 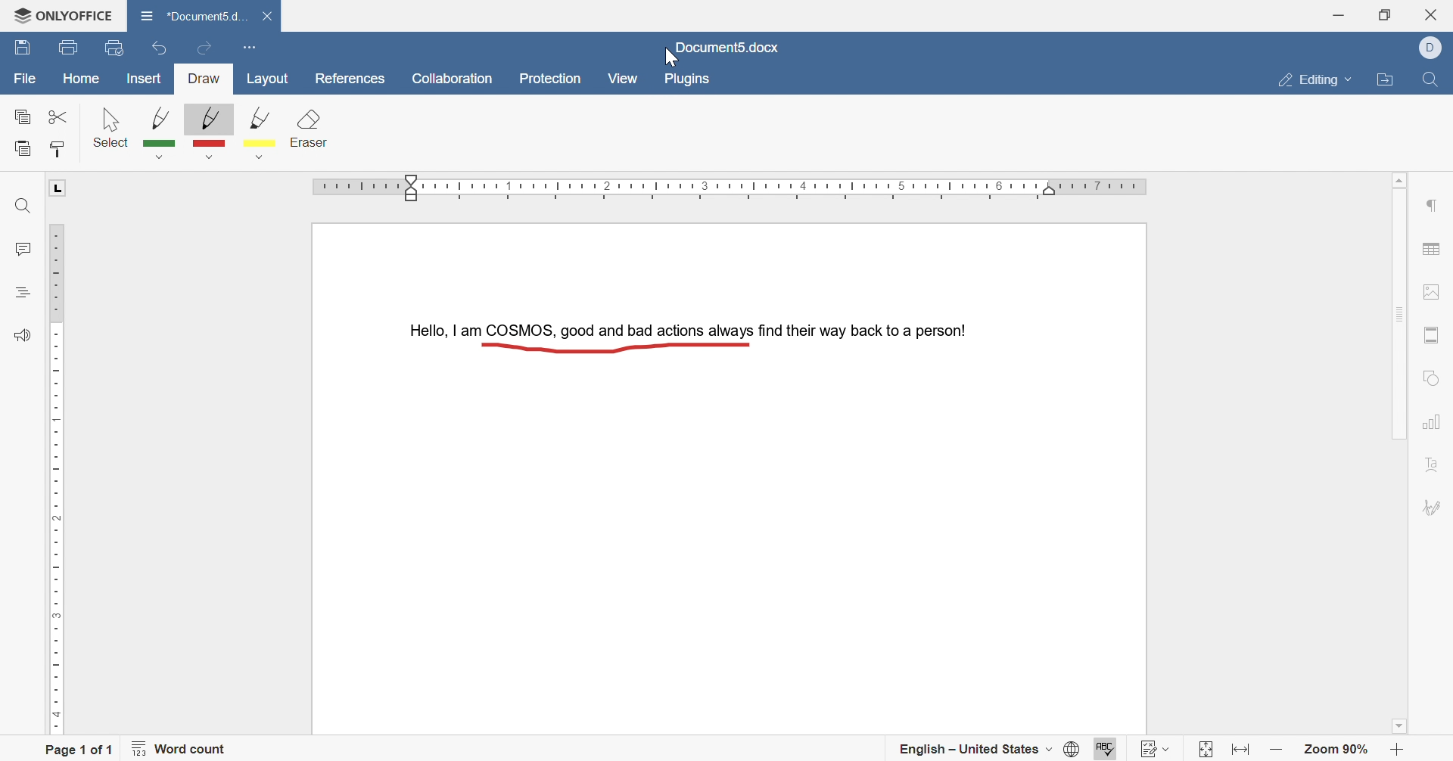 What do you see at coordinates (21, 336) in the screenshot?
I see `feedback and support` at bounding box center [21, 336].